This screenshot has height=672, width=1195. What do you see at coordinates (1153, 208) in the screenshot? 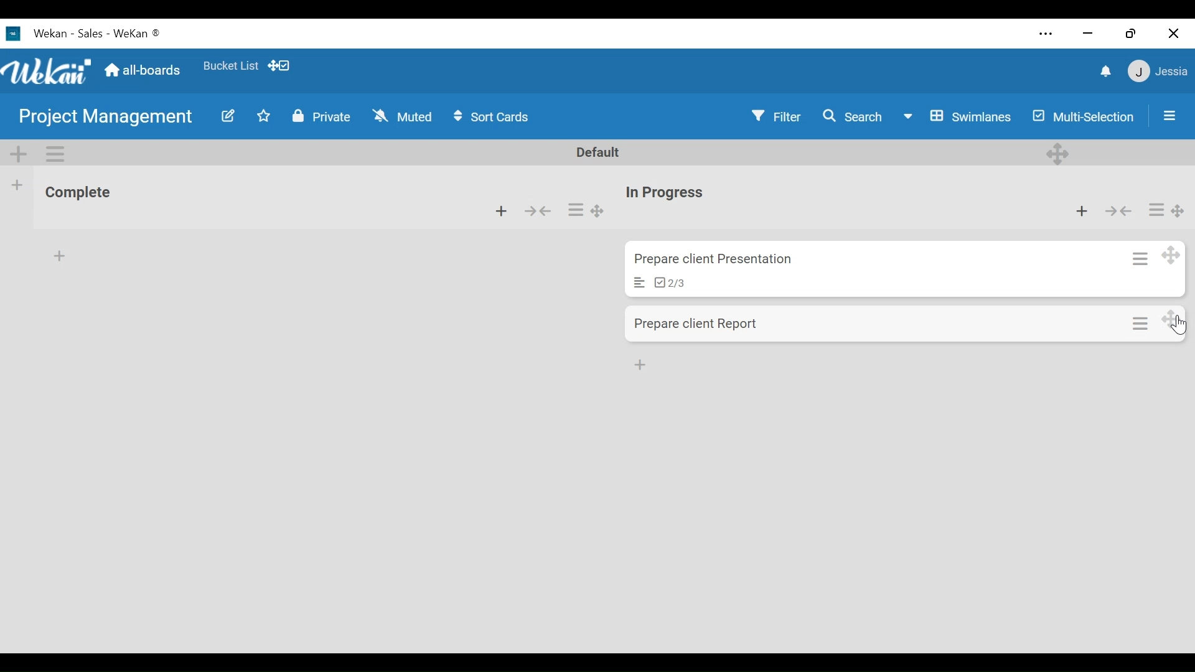
I see `Card actions` at bounding box center [1153, 208].